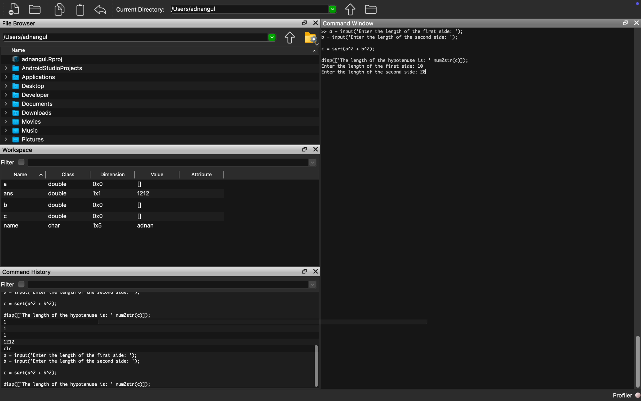 This screenshot has width=641, height=401. I want to click on Value, so click(158, 175).